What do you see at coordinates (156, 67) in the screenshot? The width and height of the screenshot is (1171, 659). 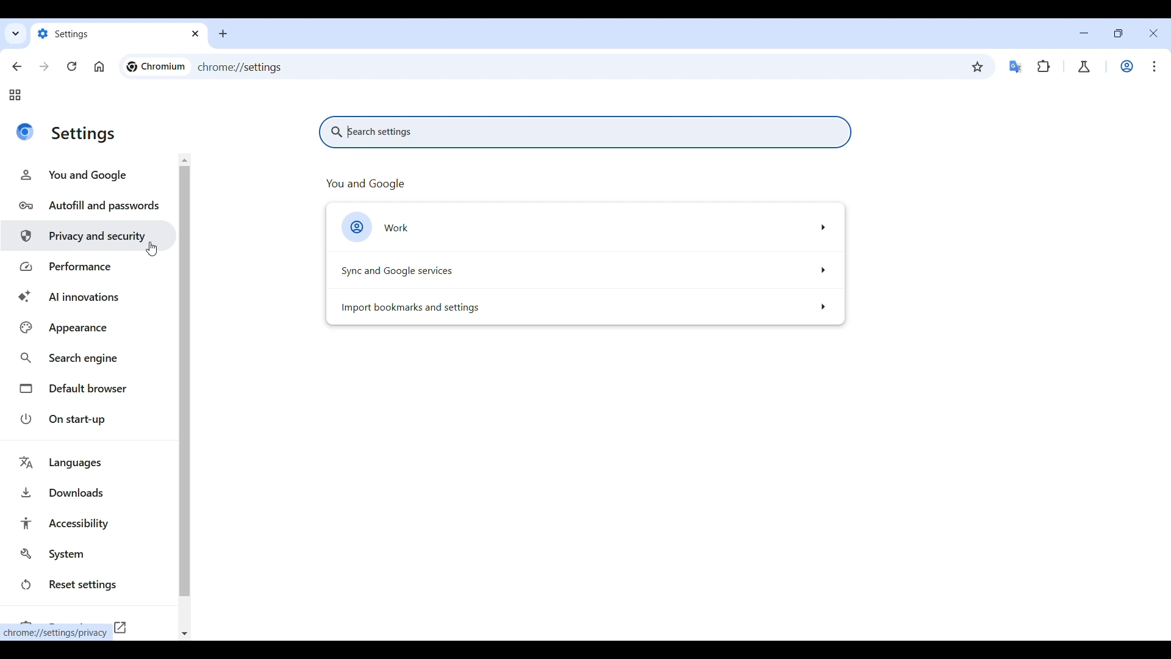 I see `chromium` at bounding box center [156, 67].